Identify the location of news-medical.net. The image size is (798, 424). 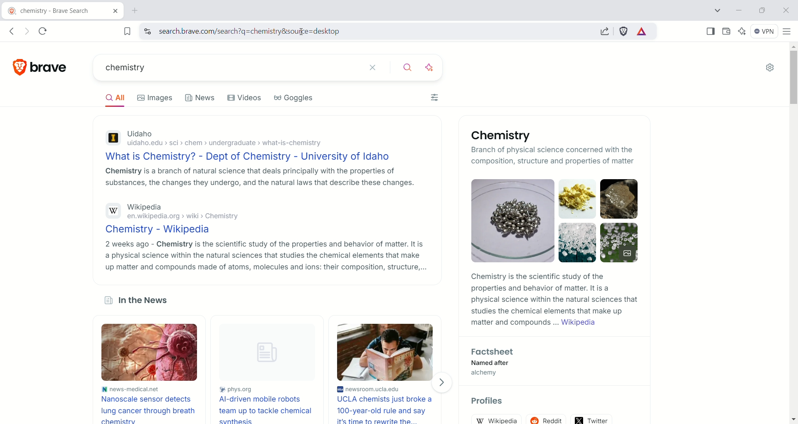
(131, 389).